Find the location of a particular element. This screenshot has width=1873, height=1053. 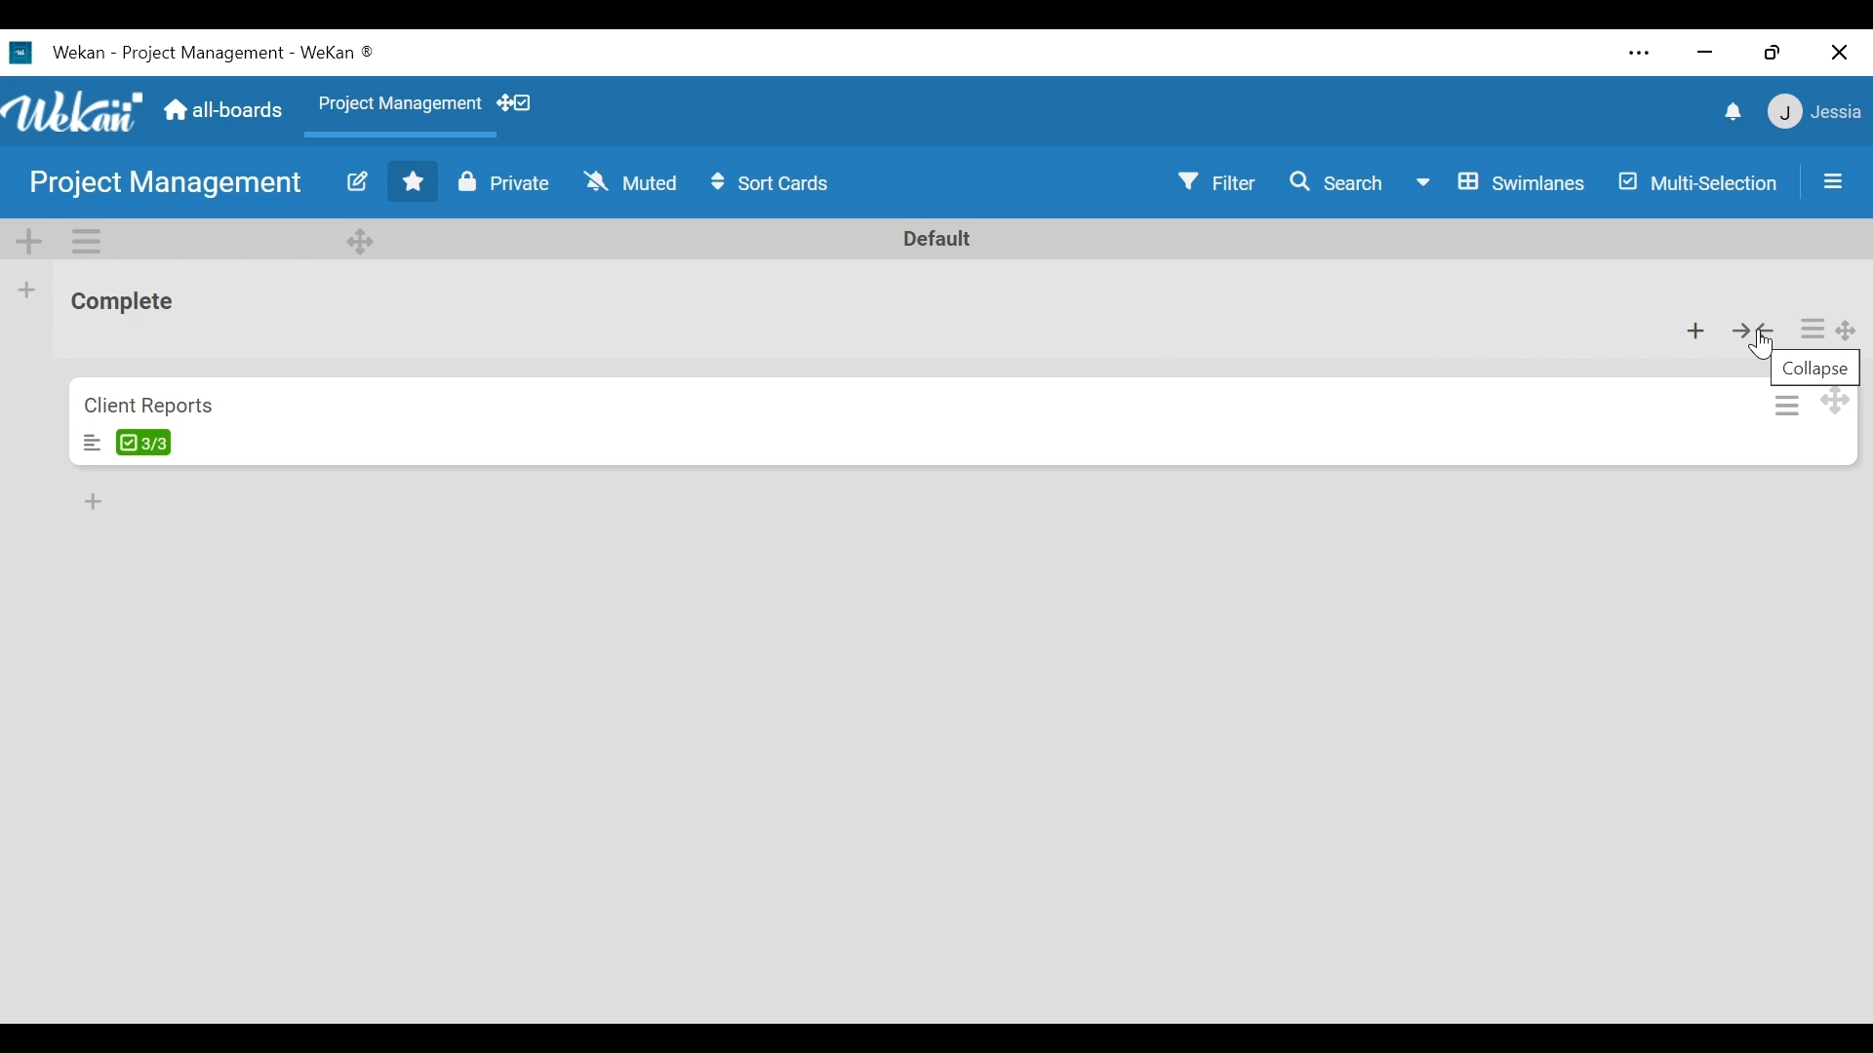

Member is located at coordinates (1815, 112).